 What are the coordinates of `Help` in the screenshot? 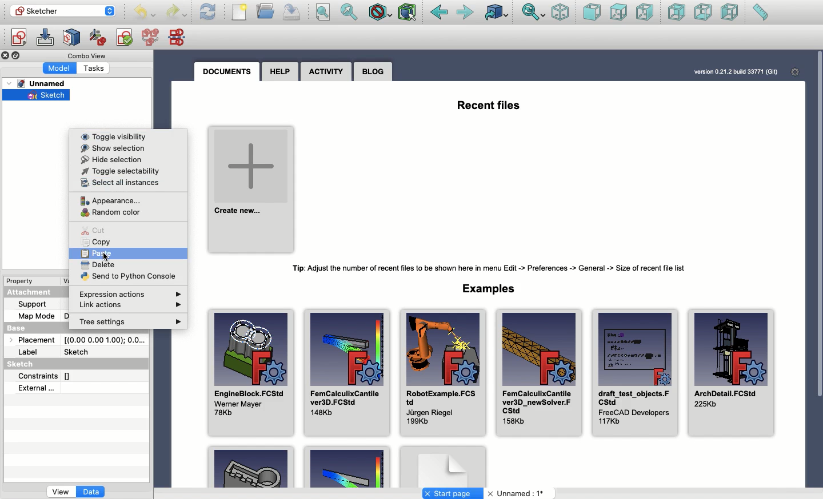 It's located at (280, 71).